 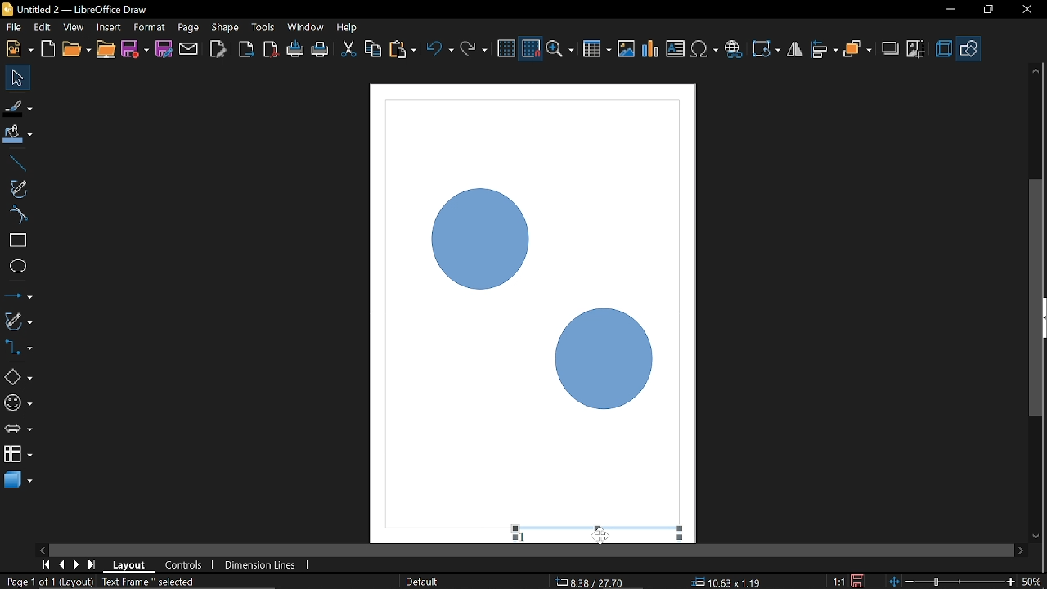 What do you see at coordinates (18, 188) in the screenshot?
I see `Free from line` at bounding box center [18, 188].